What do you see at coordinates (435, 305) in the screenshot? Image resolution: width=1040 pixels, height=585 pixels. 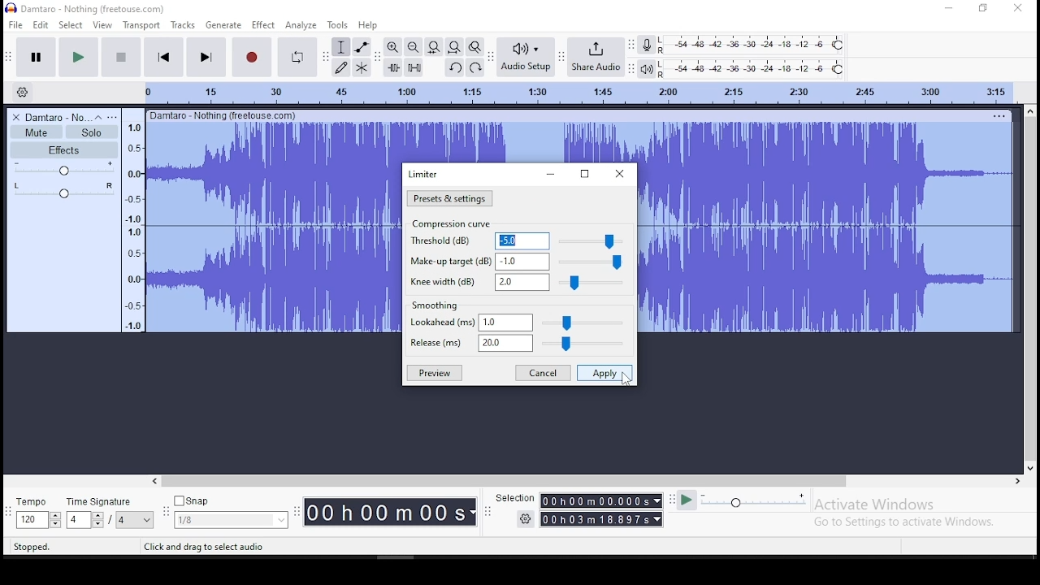 I see `smoothing` at bounding box center [435, 305].